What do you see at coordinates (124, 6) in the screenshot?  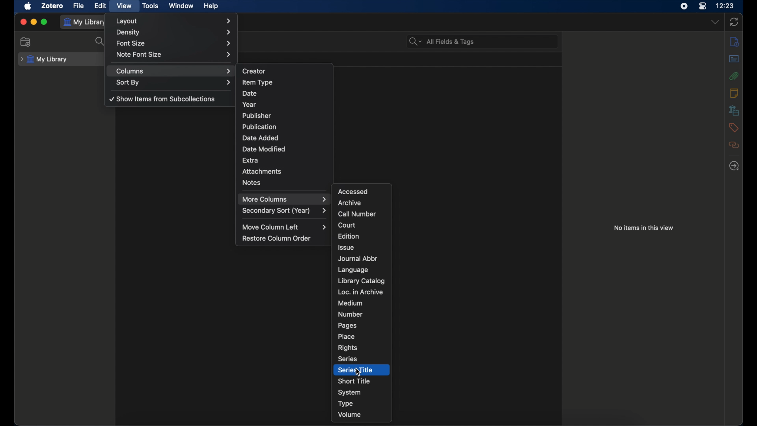 I see `view` at bounding box center [124, 6].